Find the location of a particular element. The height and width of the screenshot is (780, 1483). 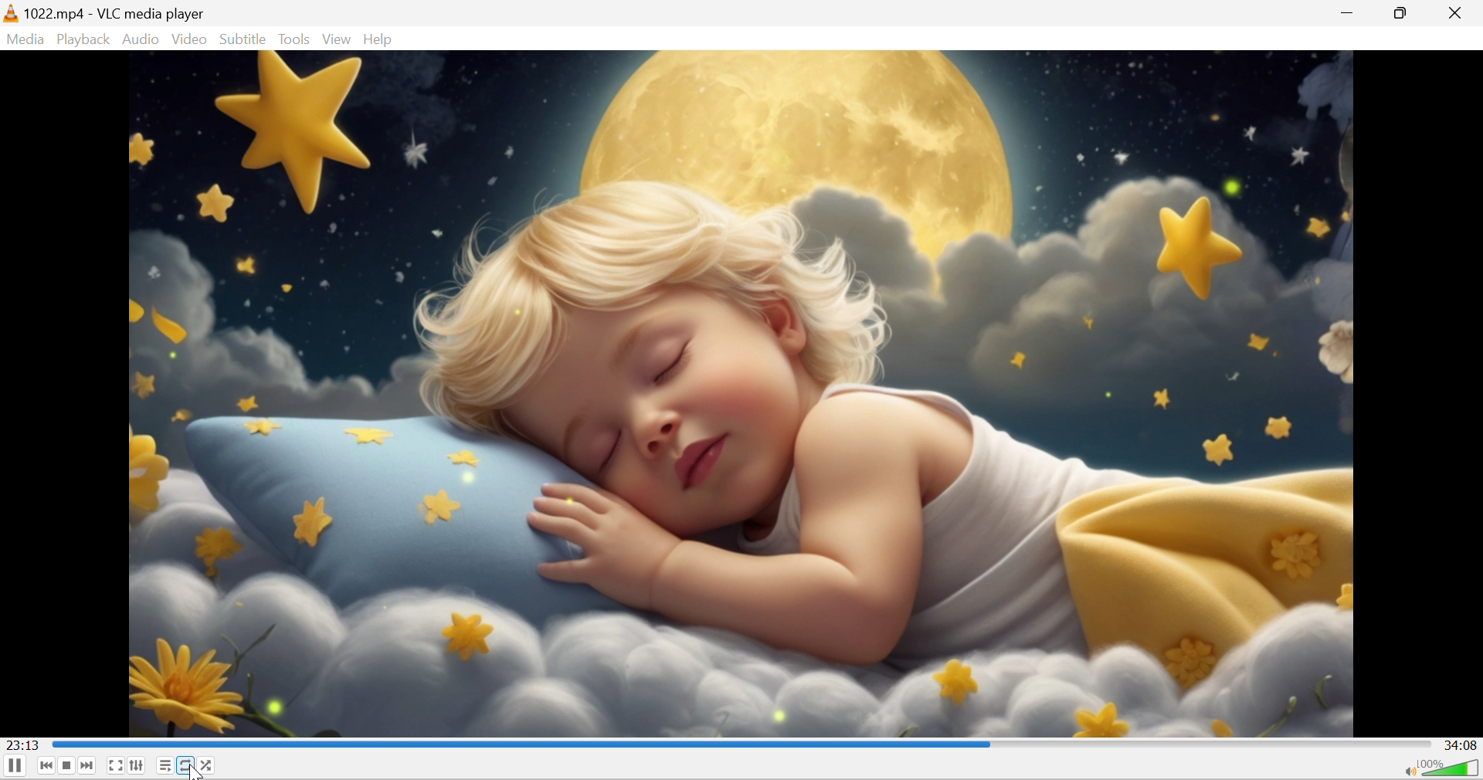

23:13 is located at coordinates (23, 744).